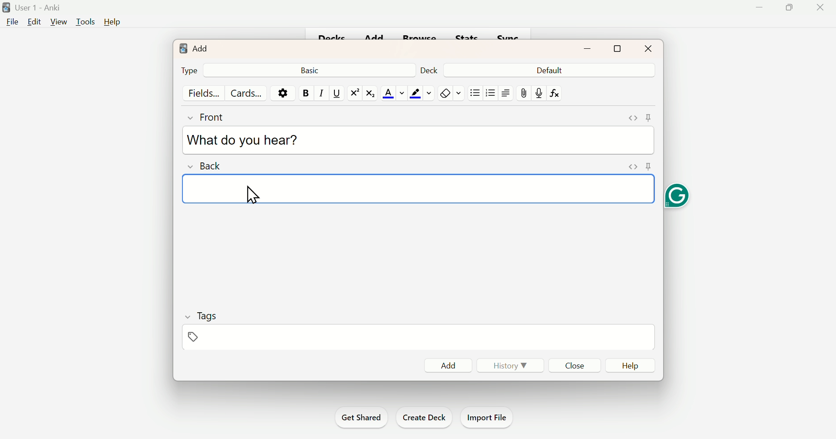 This screenshot has width=836, height=439. Describe the element at coordinates (421, 93) in the screenshot. I see `Text Highlighting Color` at that location.